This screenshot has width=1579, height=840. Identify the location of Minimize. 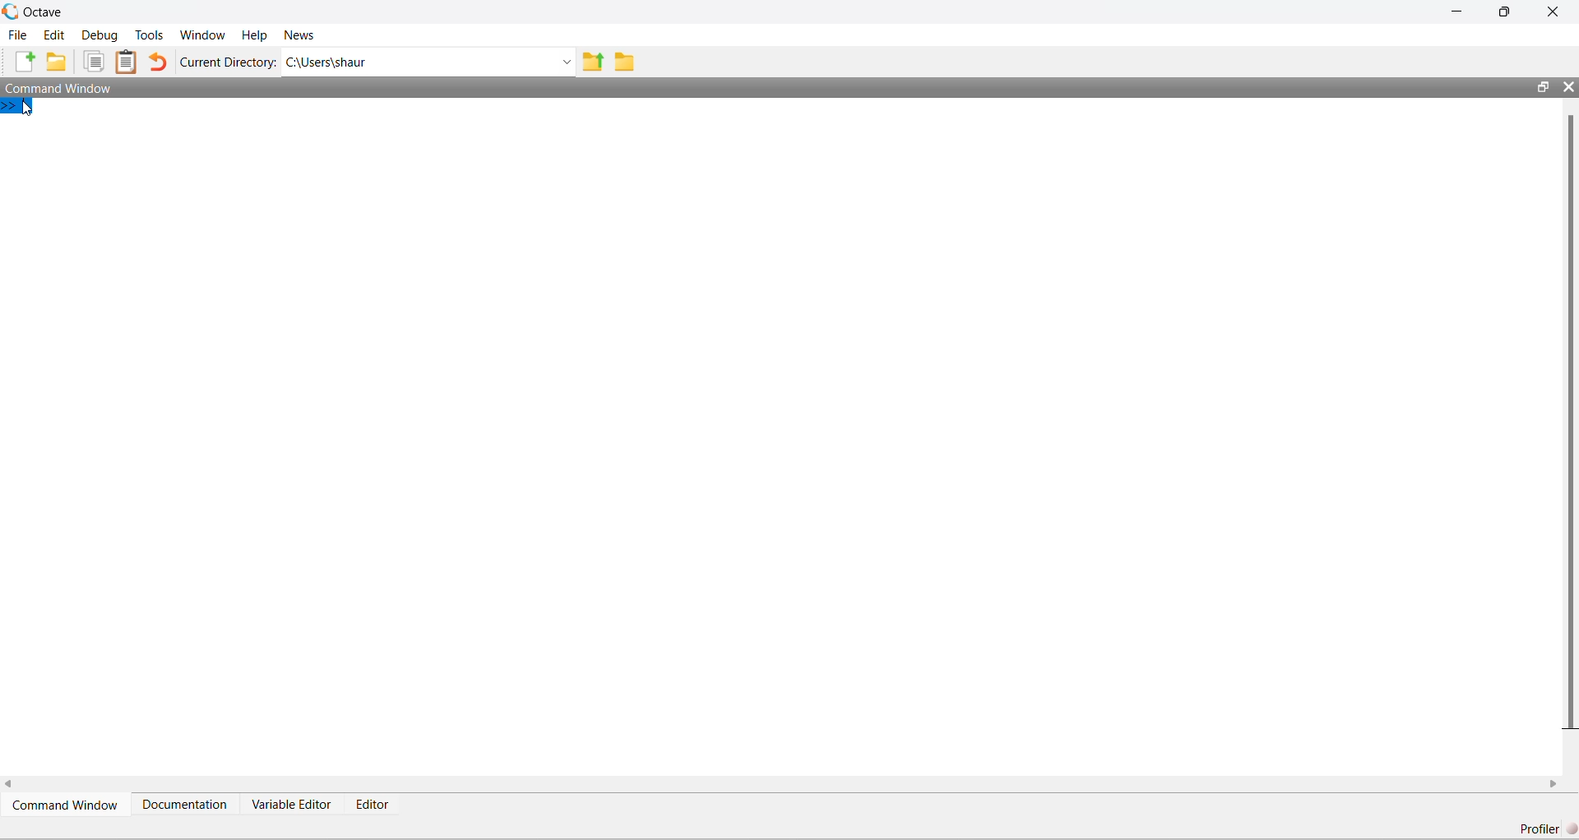
(1458, 11).